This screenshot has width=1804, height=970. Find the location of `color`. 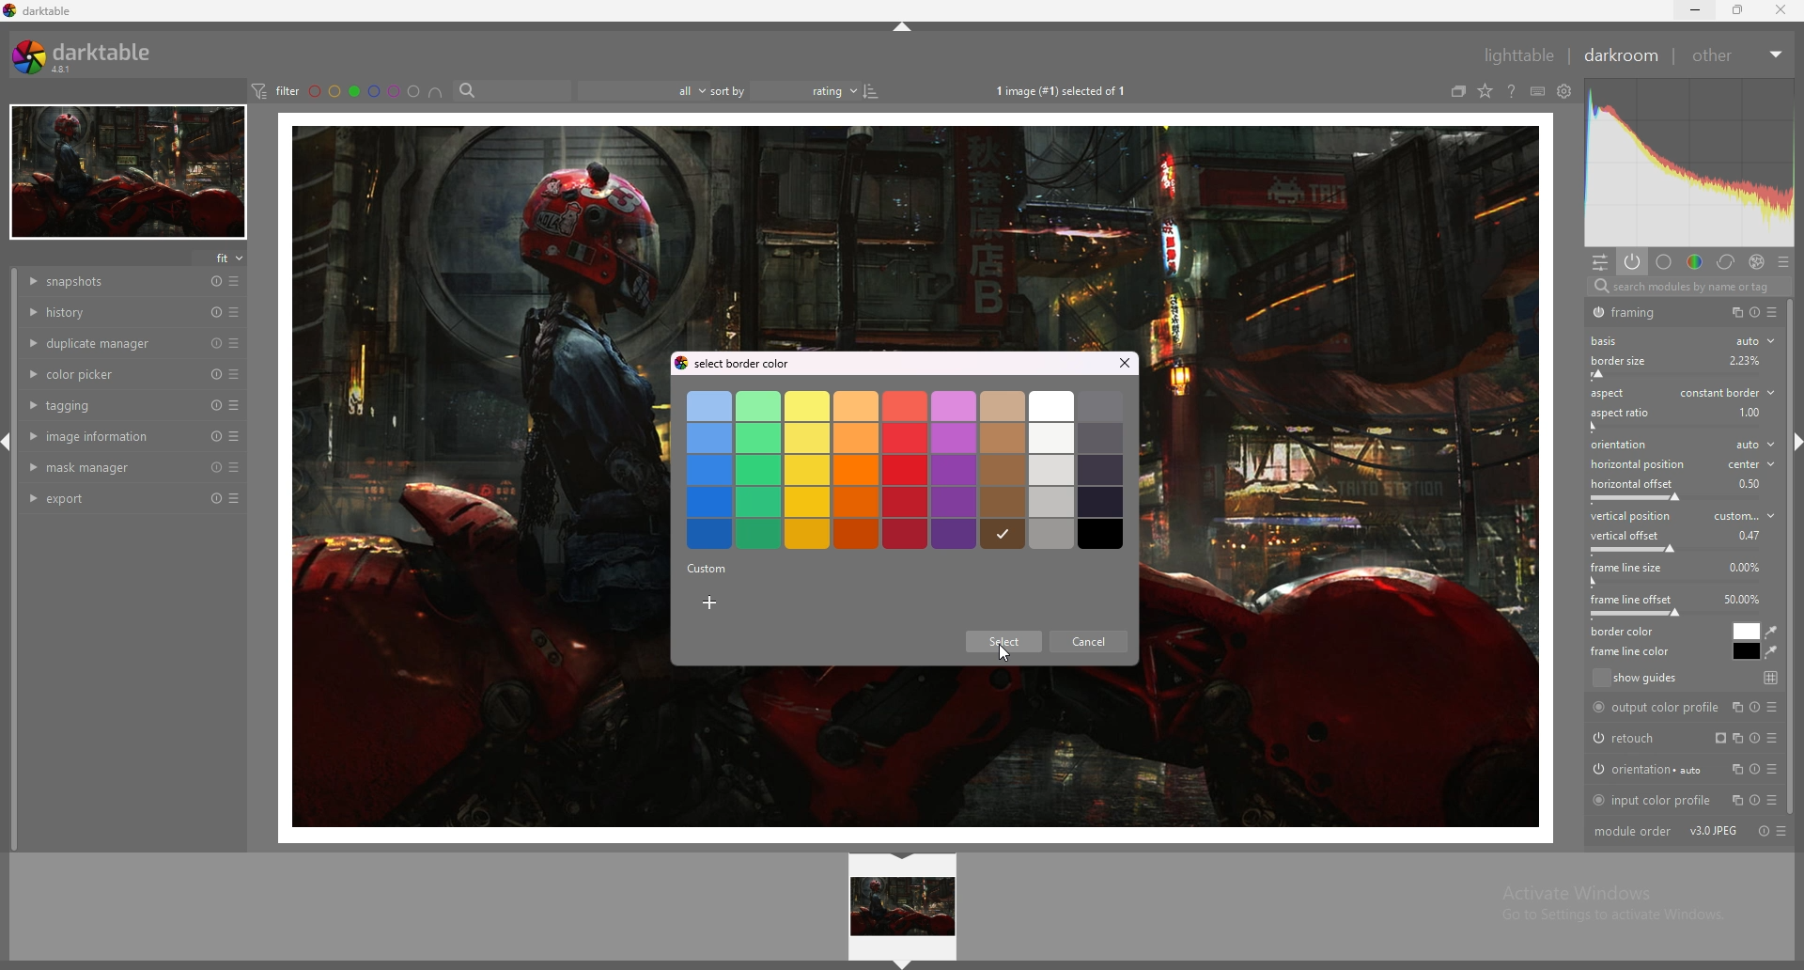

color is located at coordinates (1695, 260).